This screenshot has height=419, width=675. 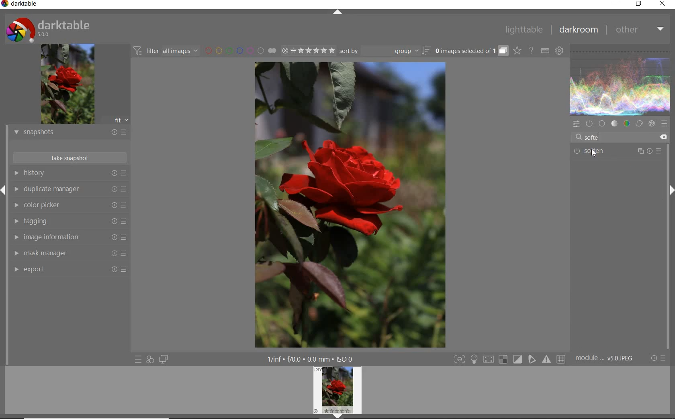 What do you see at coordinates (619, 151) in the screenshot?
I see `soften` at bounding box center [619, 151].